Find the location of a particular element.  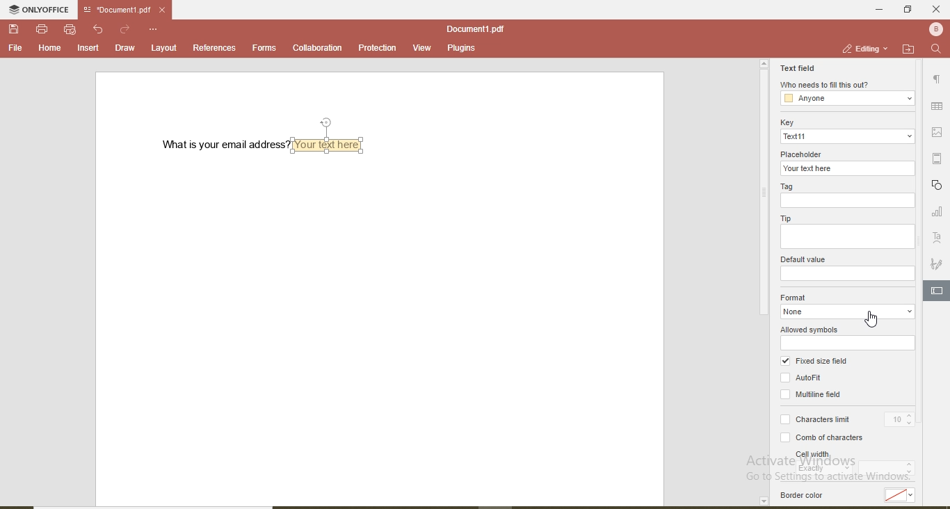

draw is located at coordinates (124, 47).